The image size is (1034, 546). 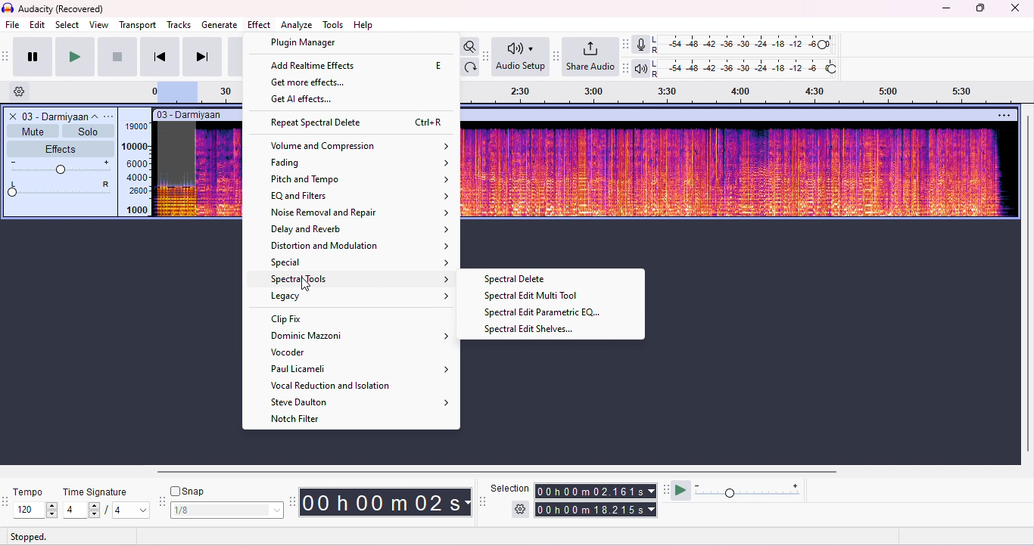 What do you see at coordinates (334, 385) in the screenshot?
I see `vocal reduction and isolation` at bounding box center [334, 385].